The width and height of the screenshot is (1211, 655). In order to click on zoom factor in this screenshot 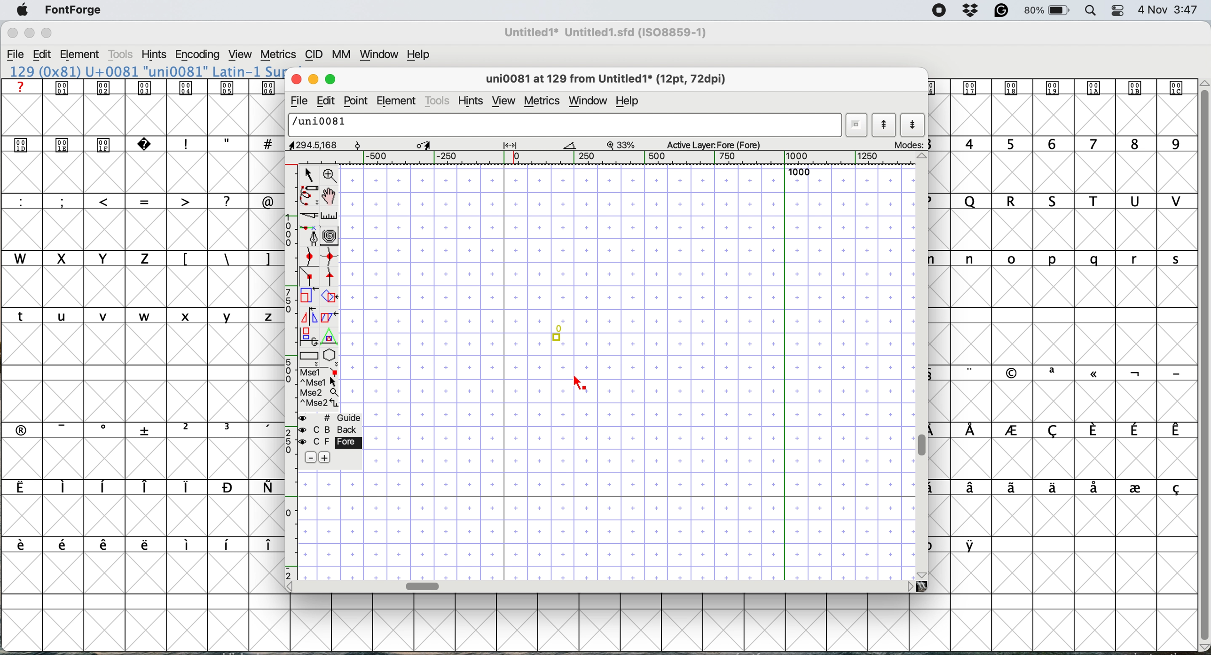, I will do `click(622, 146)`.